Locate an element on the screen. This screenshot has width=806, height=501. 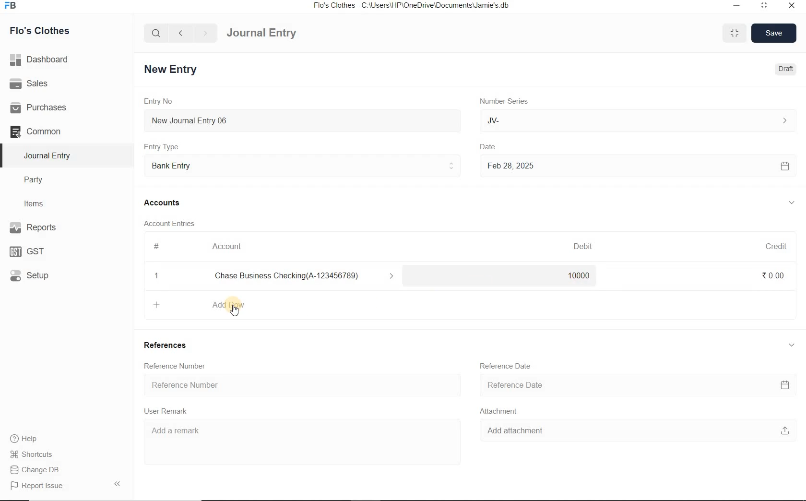
Account Entries is located at coordinates (173, 223).